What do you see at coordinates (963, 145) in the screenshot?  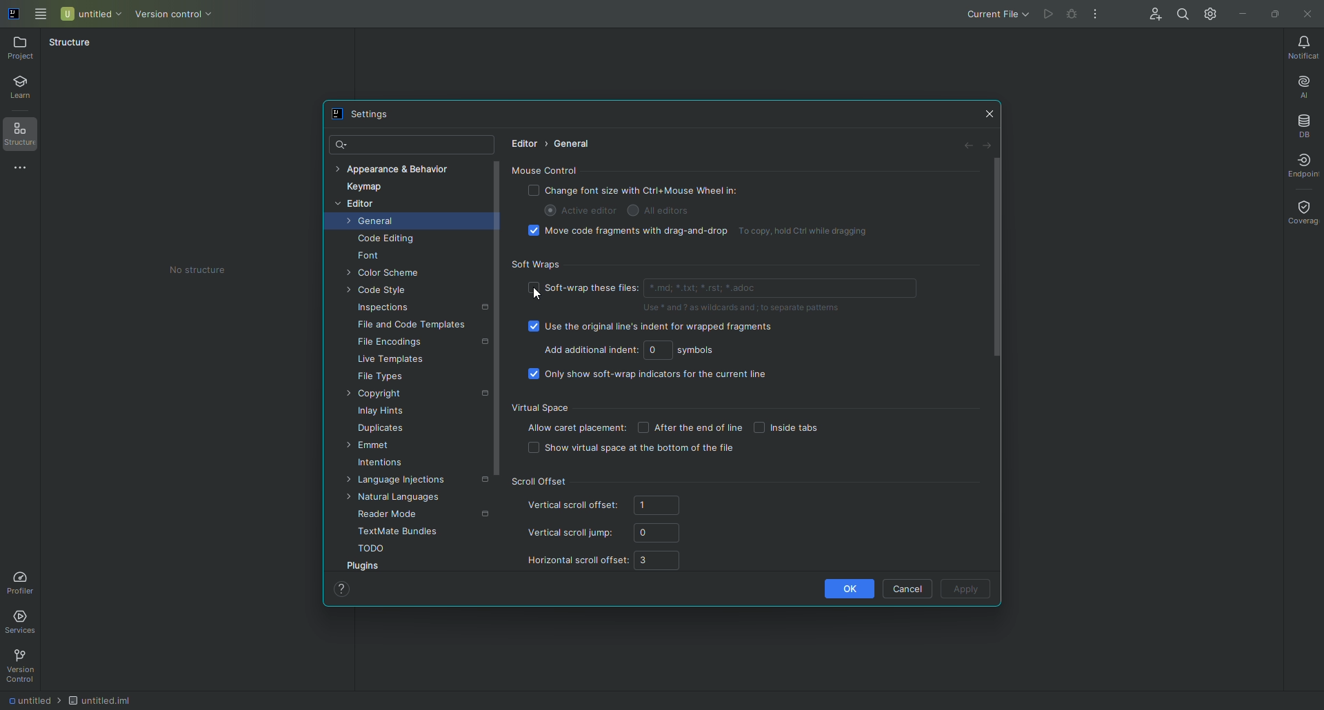 I see `Back` at bounding box center [963, 145].